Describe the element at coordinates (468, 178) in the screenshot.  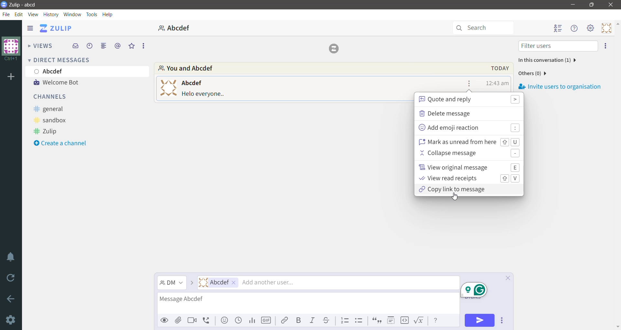
I see `View read receipts` at that location.